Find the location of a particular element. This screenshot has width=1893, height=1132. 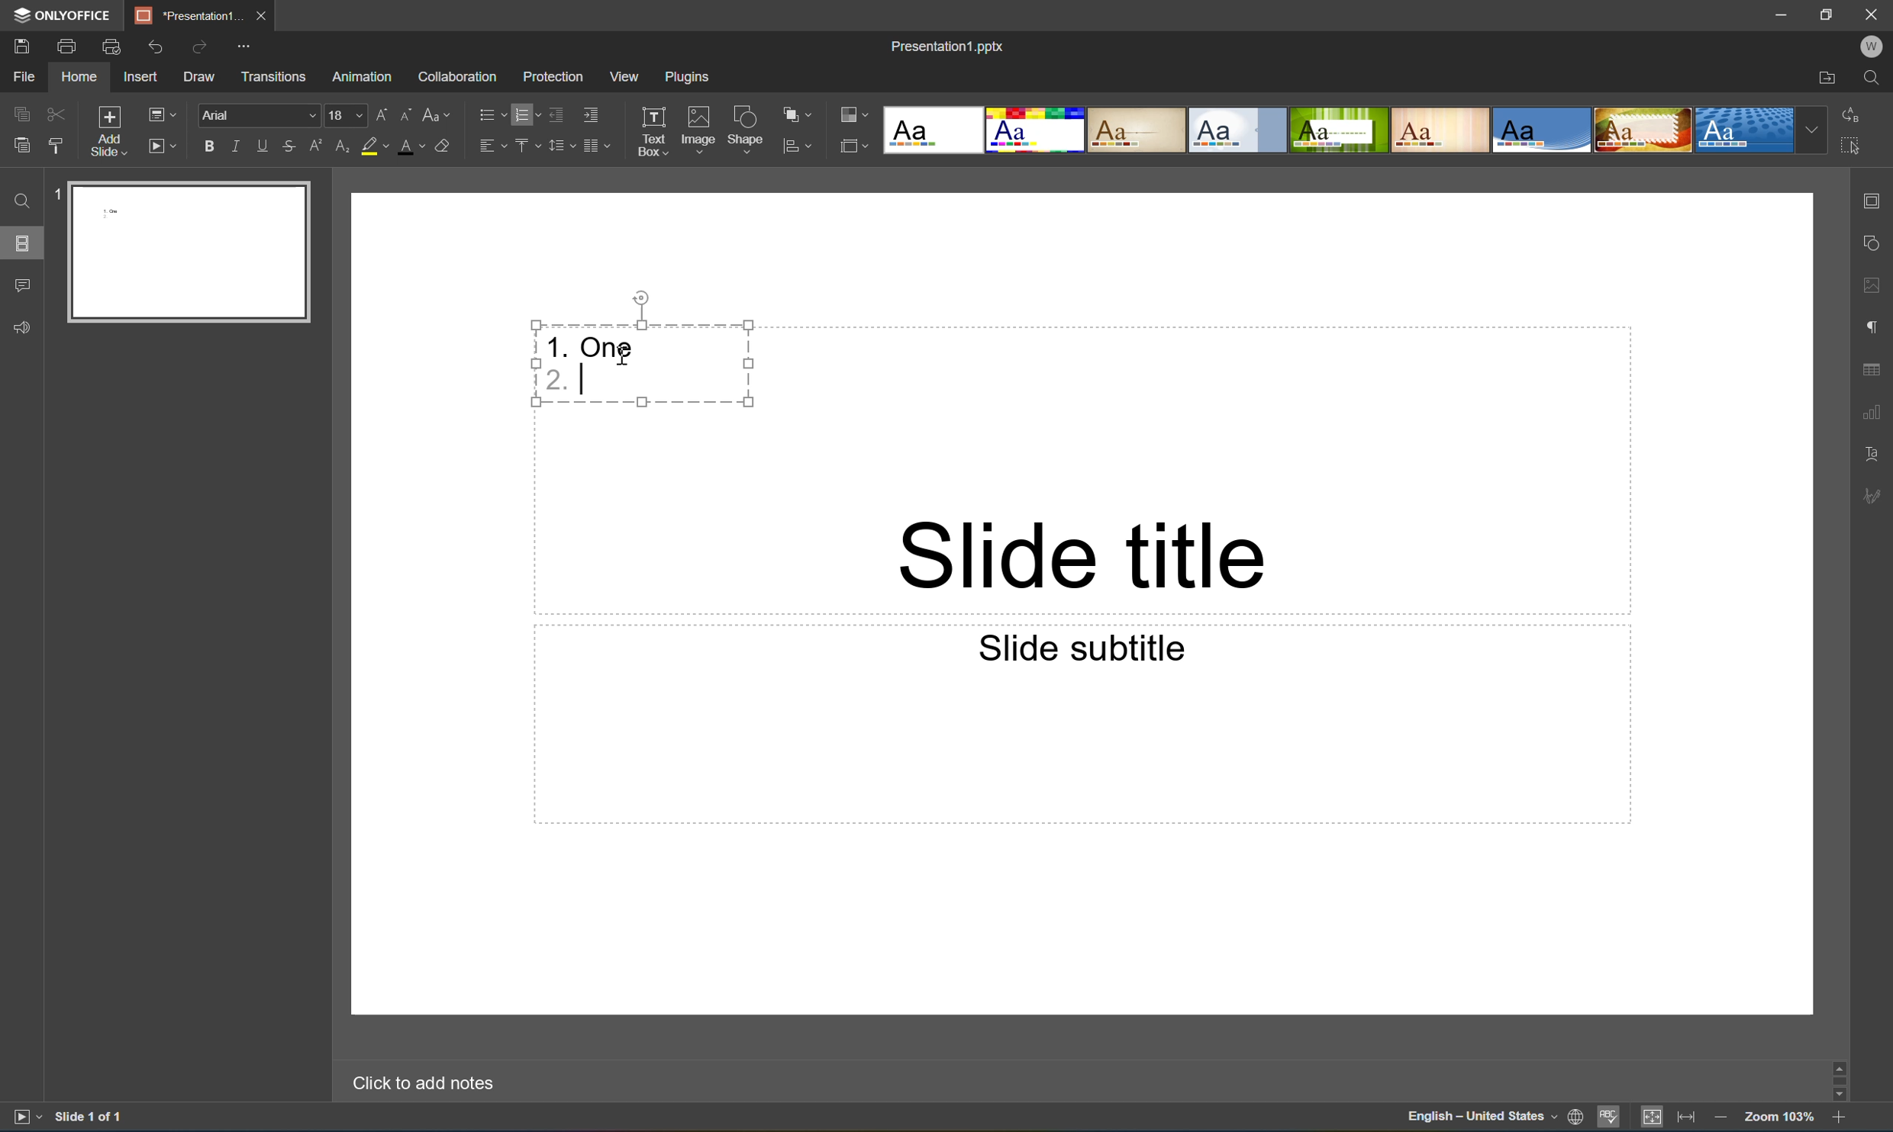

Slide title is located at coordinates (1081, 555).